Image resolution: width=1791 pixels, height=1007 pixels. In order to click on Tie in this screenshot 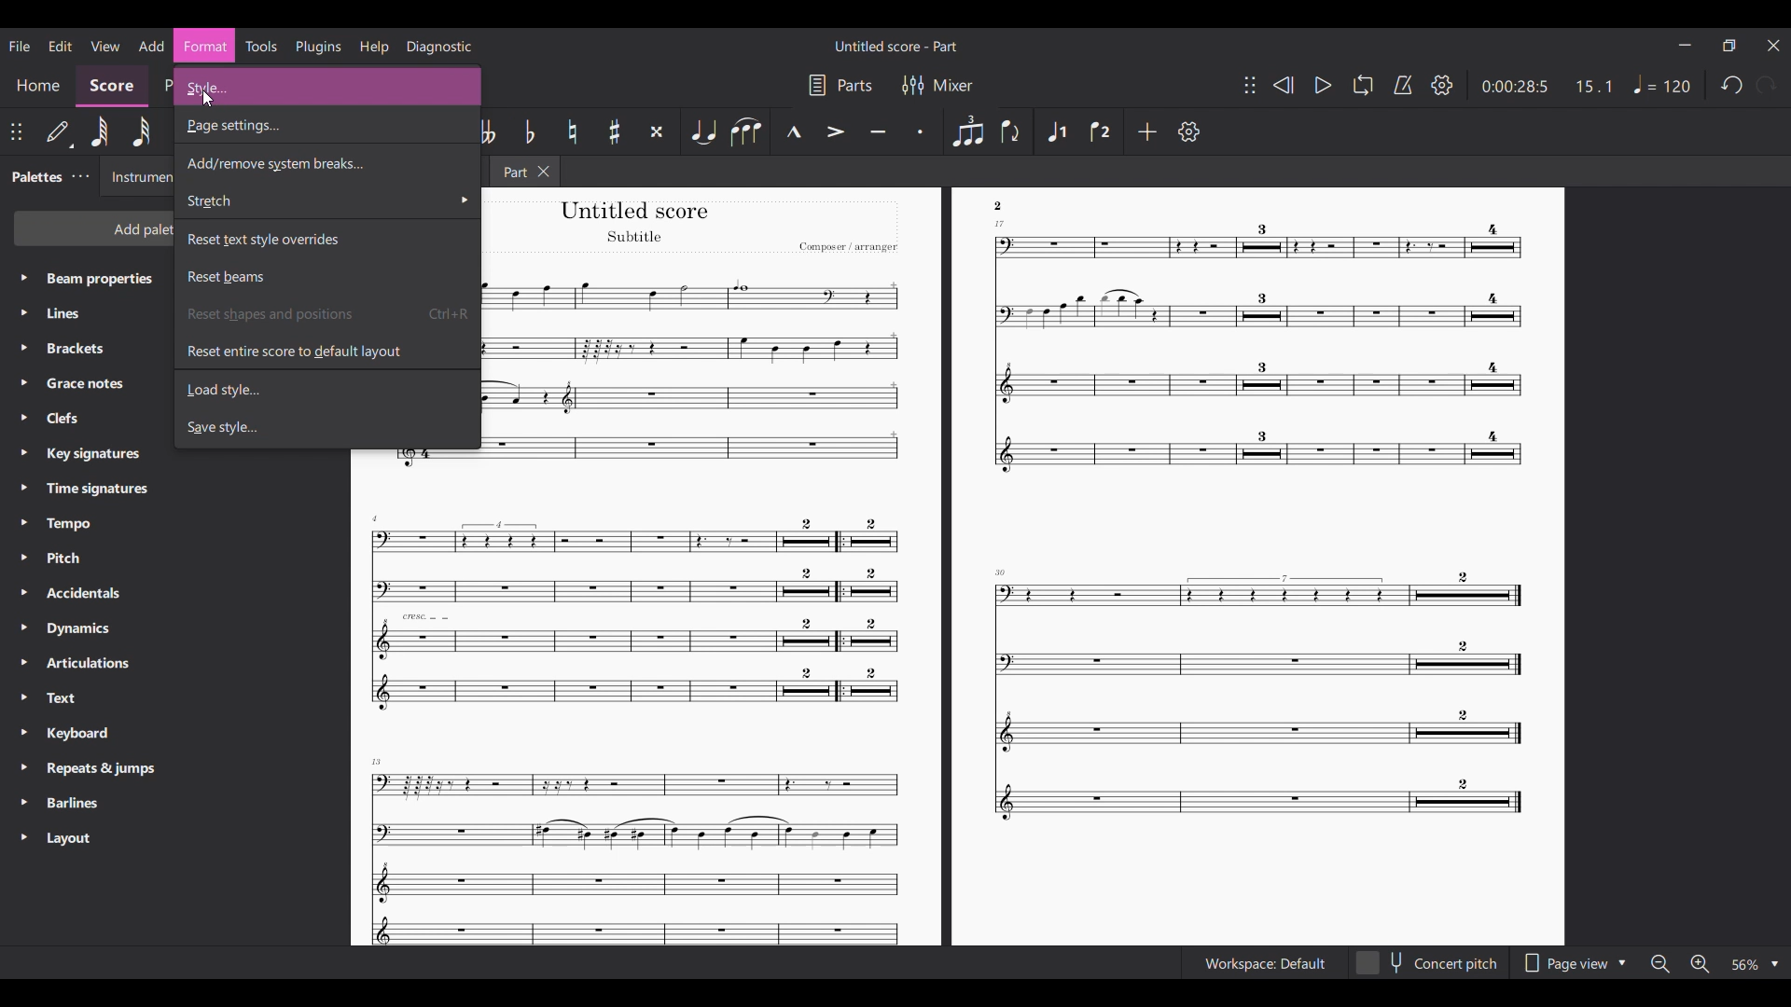, I will do `click(704, 132)`.